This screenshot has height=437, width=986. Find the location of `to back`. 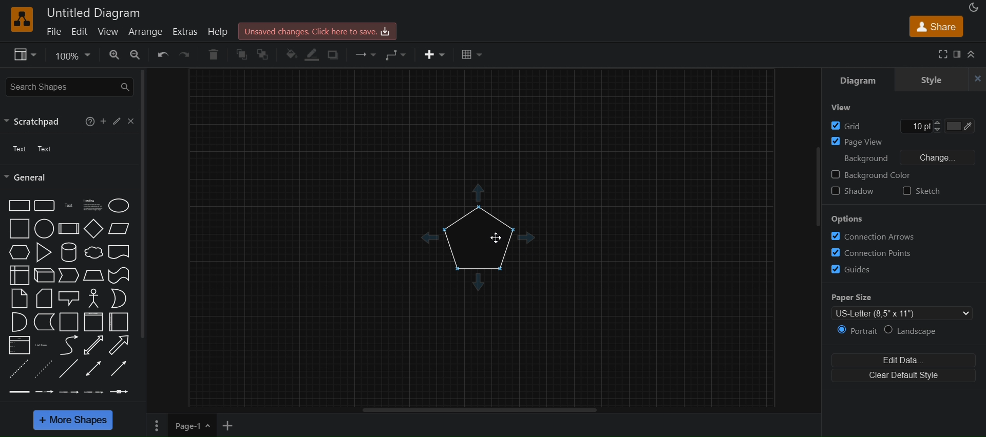

to back is located at coordinates (264, 54).